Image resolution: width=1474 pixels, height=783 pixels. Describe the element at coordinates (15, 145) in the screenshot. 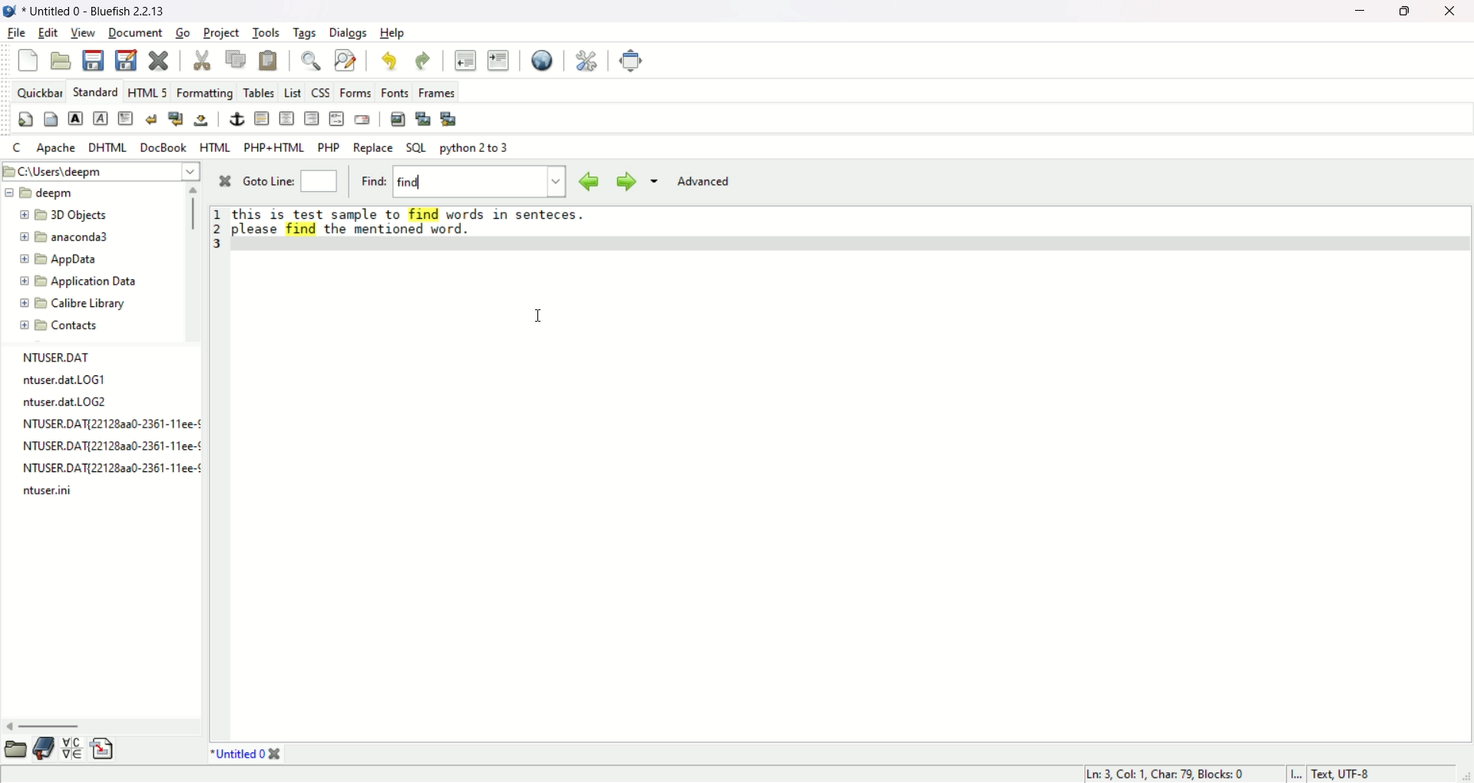

I see `C` at that location.